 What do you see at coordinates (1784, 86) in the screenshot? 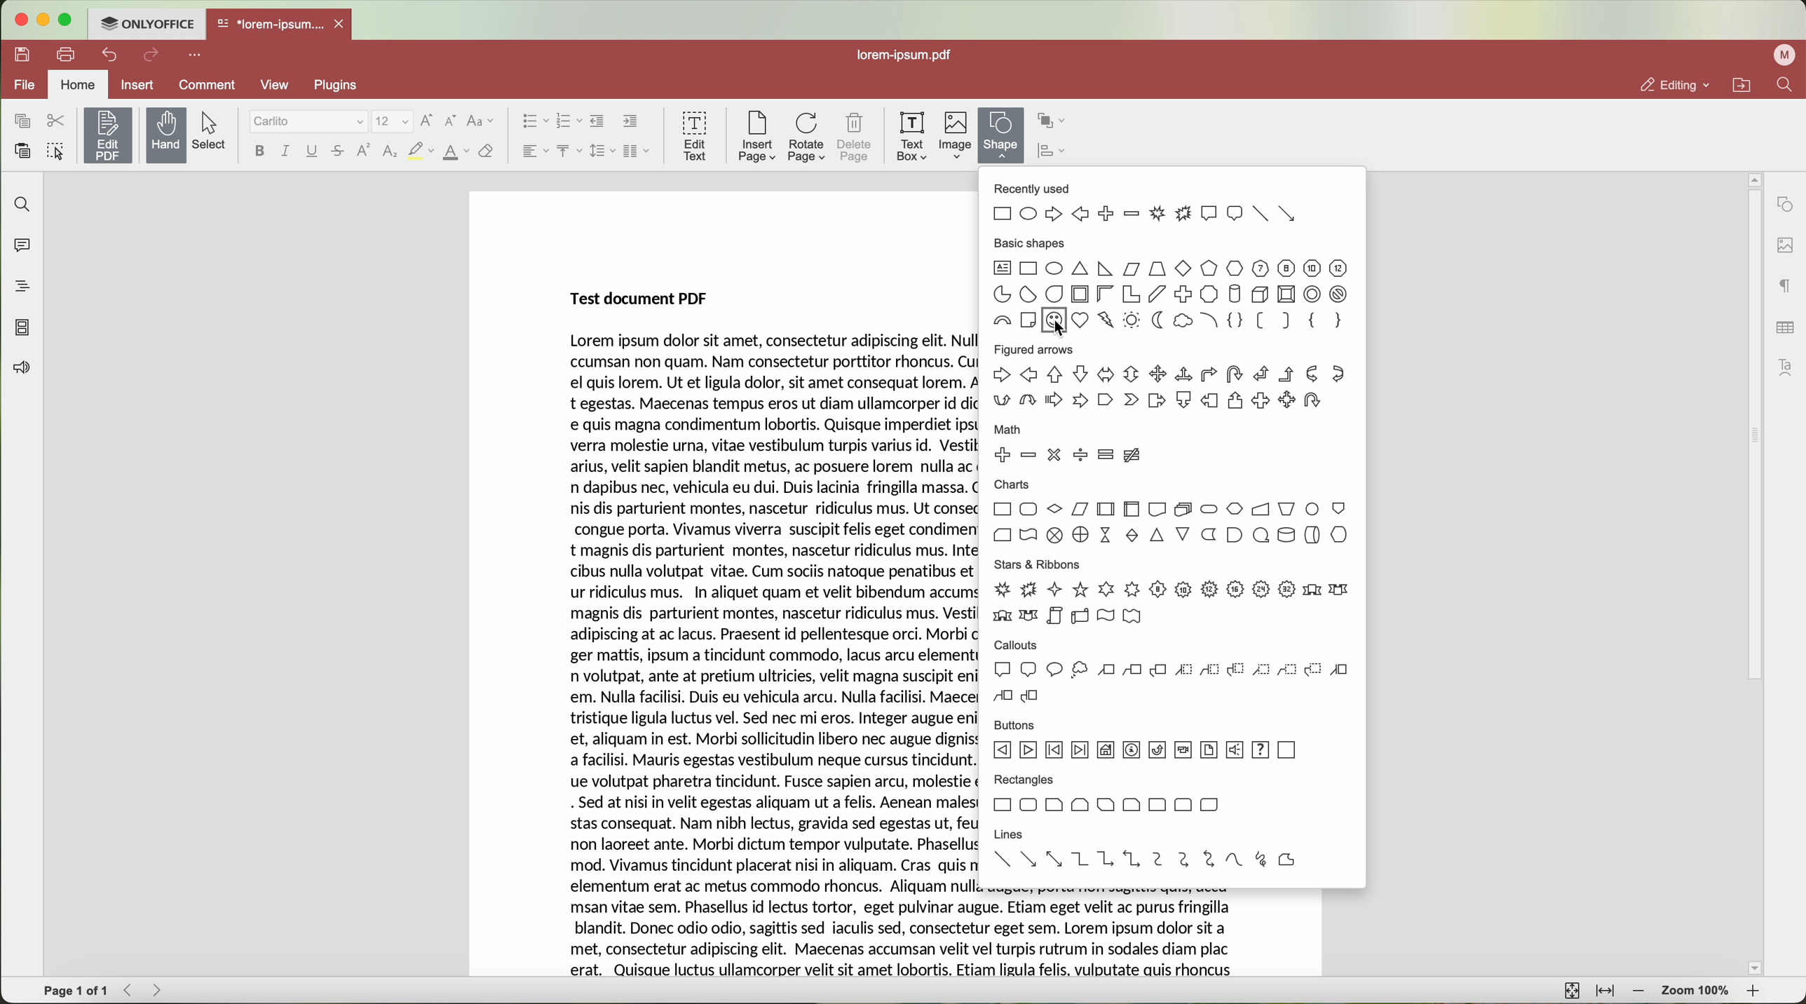
I see `find` at bounding box center [1784, 86].